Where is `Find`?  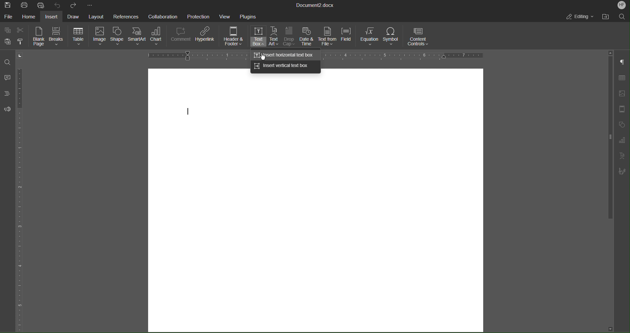 Find is located at coordinates (8, 62).